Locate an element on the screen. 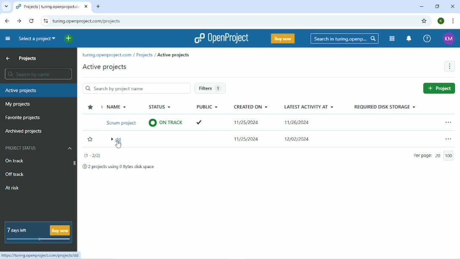 Image resolution: width=460 pixels, height=259 pixels. Off track is located at coordinates (14, 174).